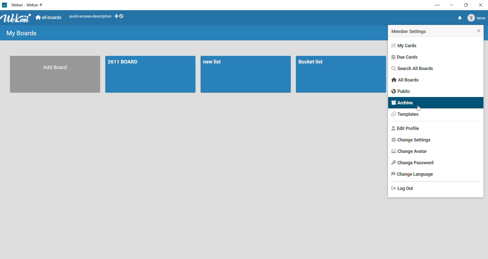  Describe the element at coordinates (49, 19) in the screenshot. I see `all boards` at that location.